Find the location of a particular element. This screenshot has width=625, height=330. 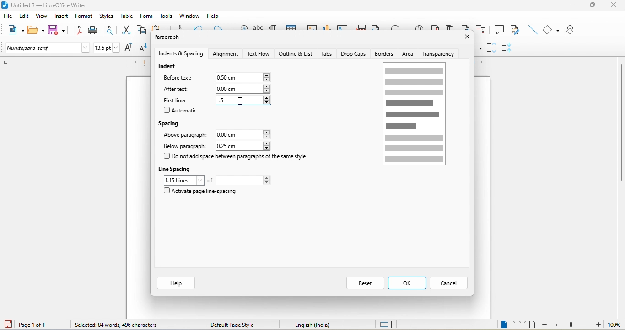

84 words, 496 characters is located at coordinates (115, 325).